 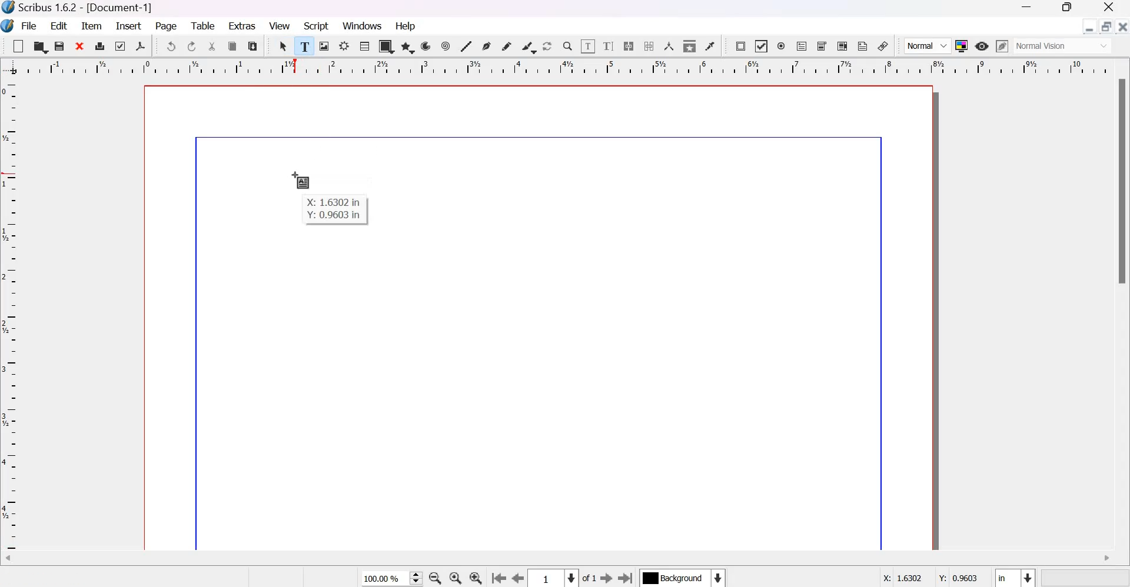 I want to click on undo, so click(x=171, y=46).